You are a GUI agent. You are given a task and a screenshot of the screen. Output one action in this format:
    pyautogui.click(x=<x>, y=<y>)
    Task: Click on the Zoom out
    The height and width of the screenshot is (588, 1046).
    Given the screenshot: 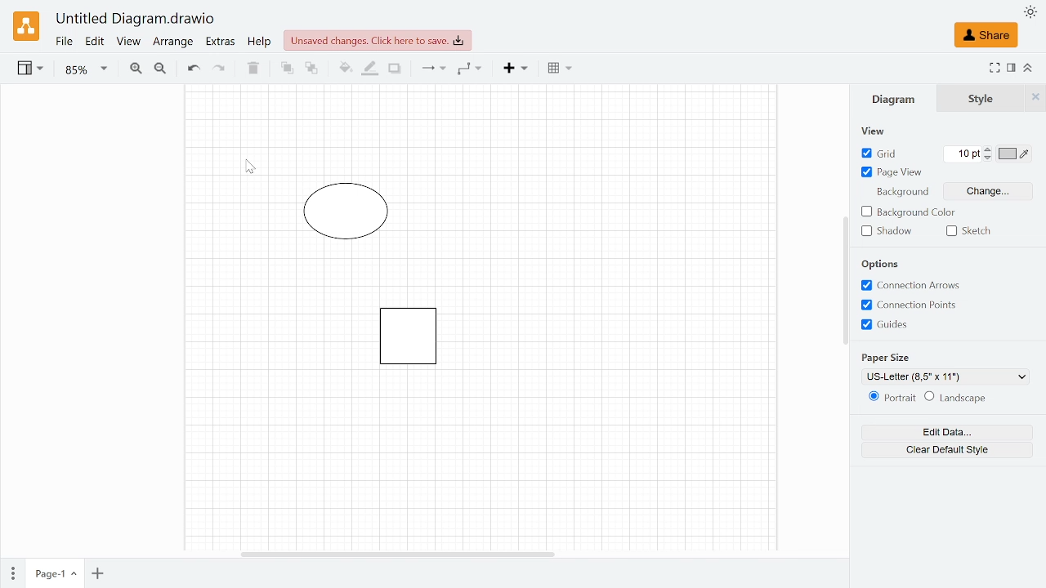 What is the action you would take?
    pyautogui.click(x=160, y=69)
    